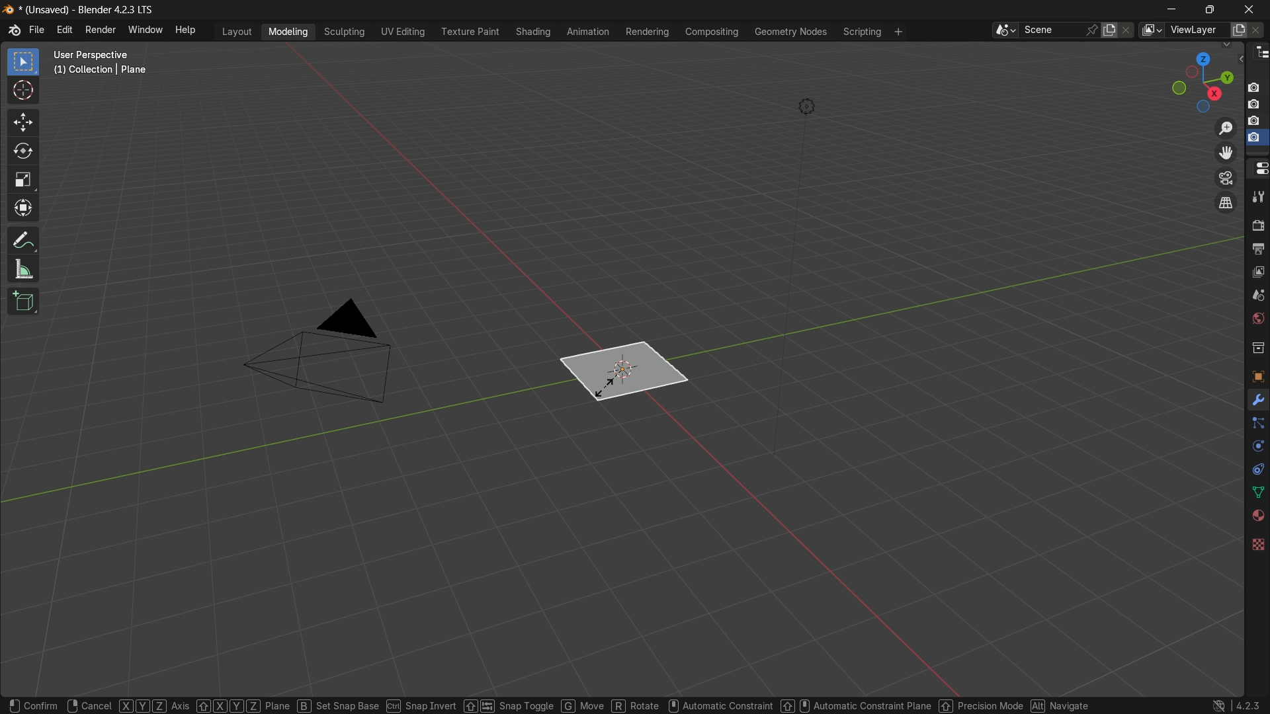 The image size is (1270, 714). Describe the element at coordinates (1197, 29) in the screenshot. I see `view layer name` at that location.